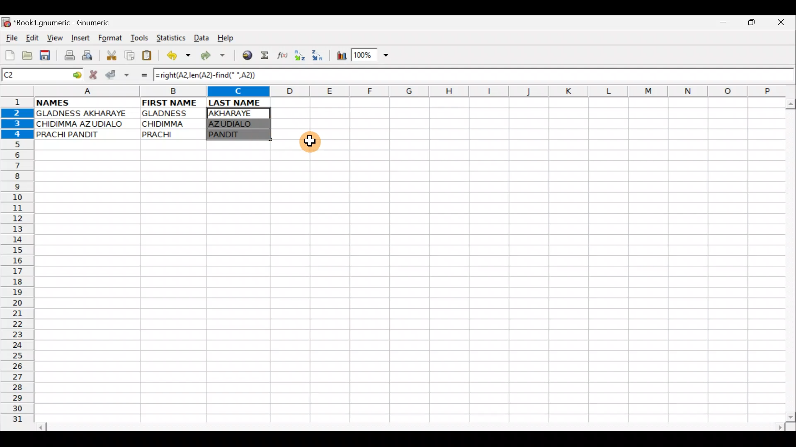  Describe the element at coordinates (95, 73) in the screenshot. I see `Cancel change` at that location.